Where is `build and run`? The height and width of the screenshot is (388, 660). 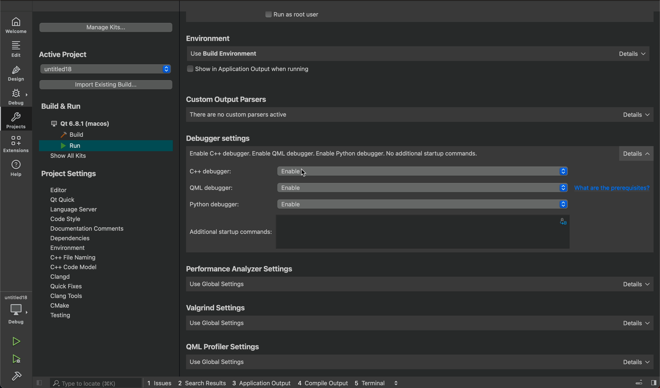 build and run is located at coordinates (60, 106).